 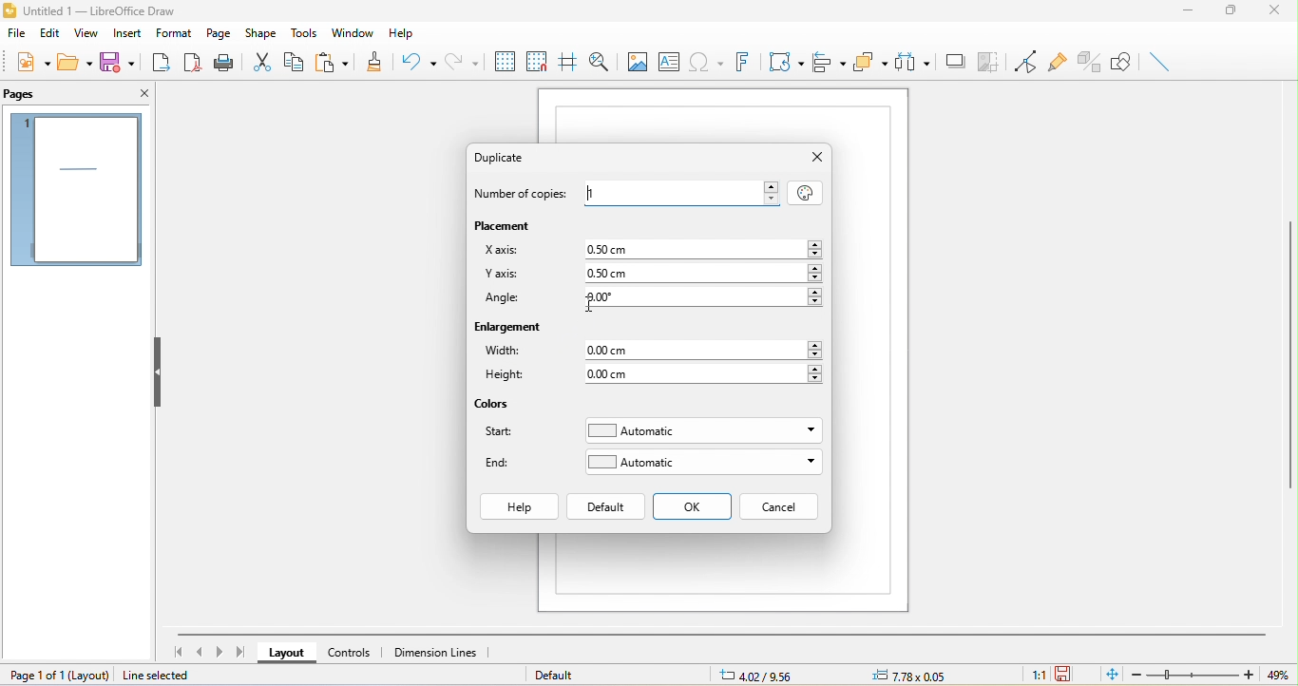 What do you see at coordinates (226, 65) in the screenshot?
I see `print` at bounding box center [226, 65].